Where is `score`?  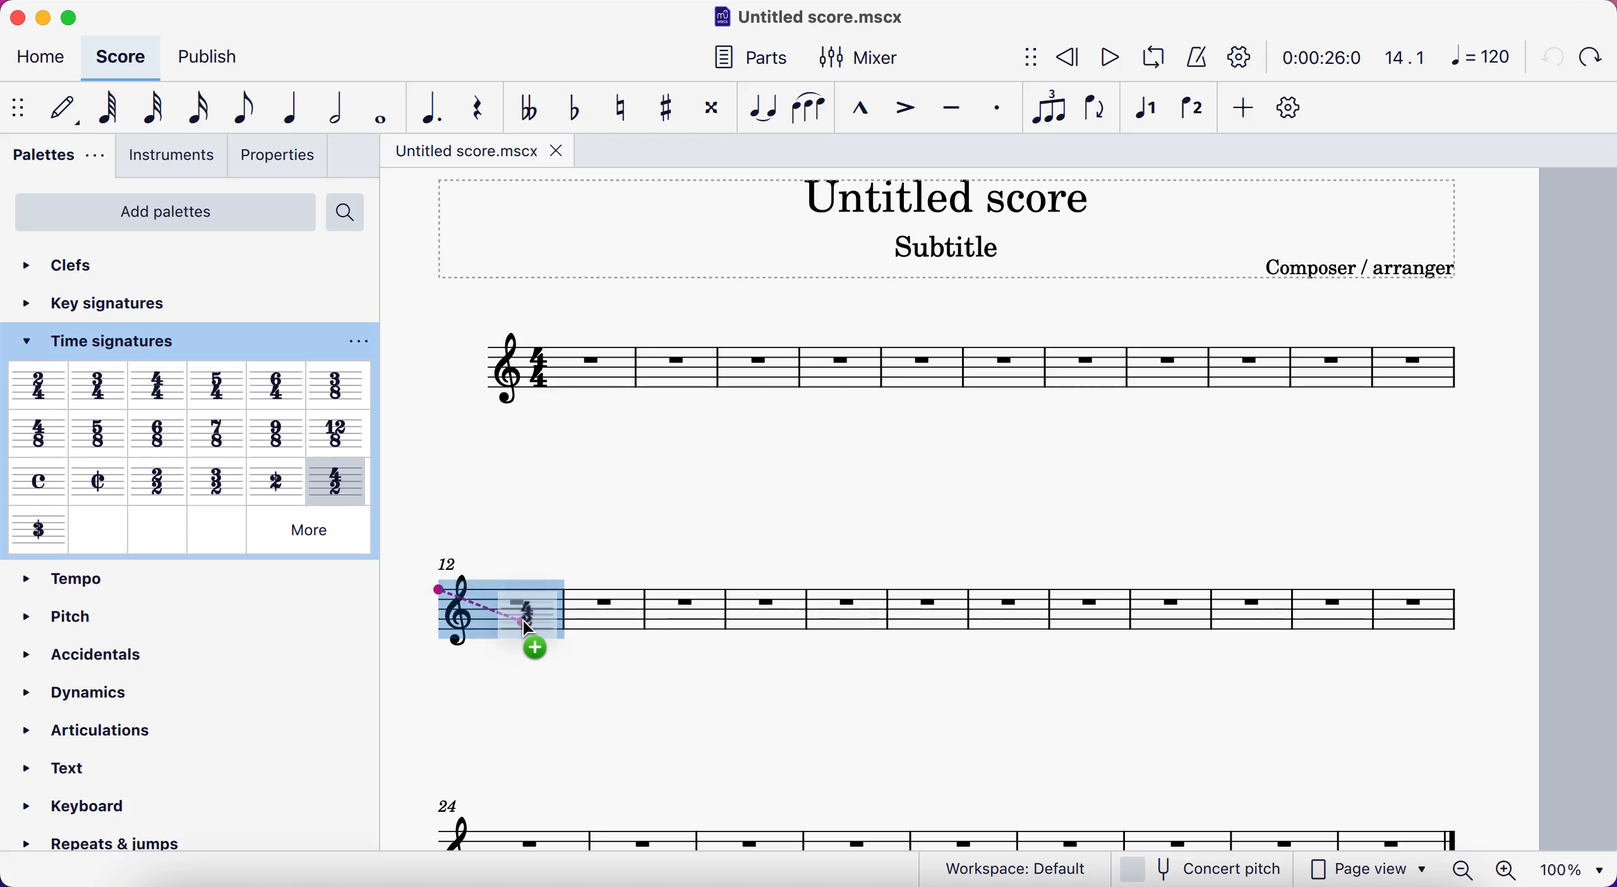 score is located at coordinates (114, 57).